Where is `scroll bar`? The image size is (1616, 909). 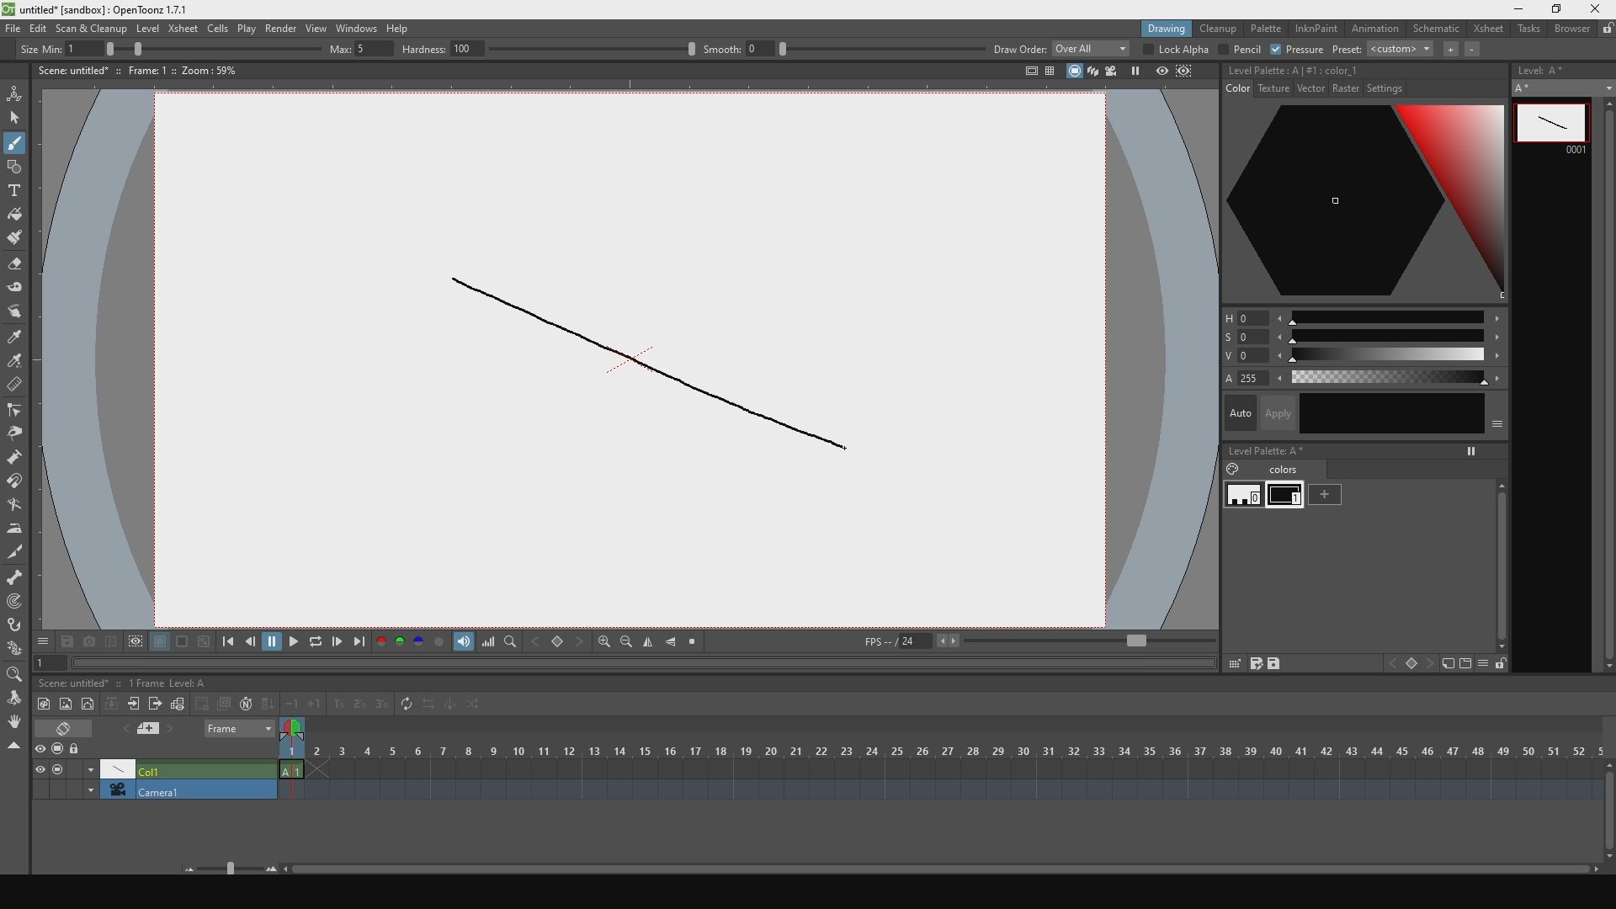 scroll bar is located at coordinates (1606, 811).